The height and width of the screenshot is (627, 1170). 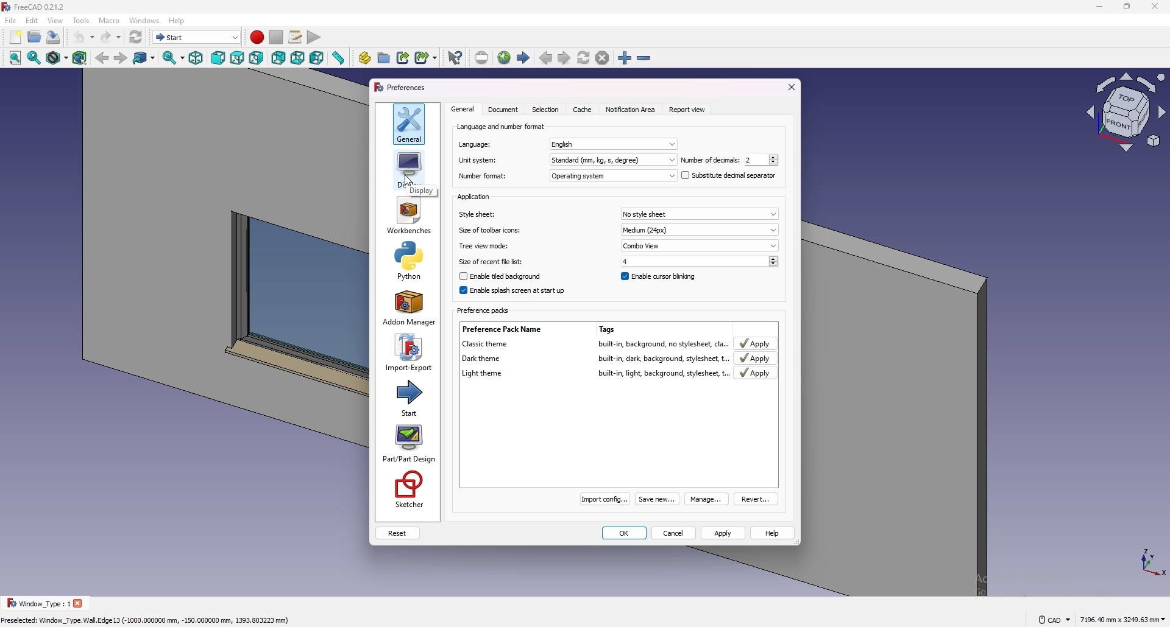 I want to click on built-in, dark, background, stylesheet, t., so click(x=662, y=358).